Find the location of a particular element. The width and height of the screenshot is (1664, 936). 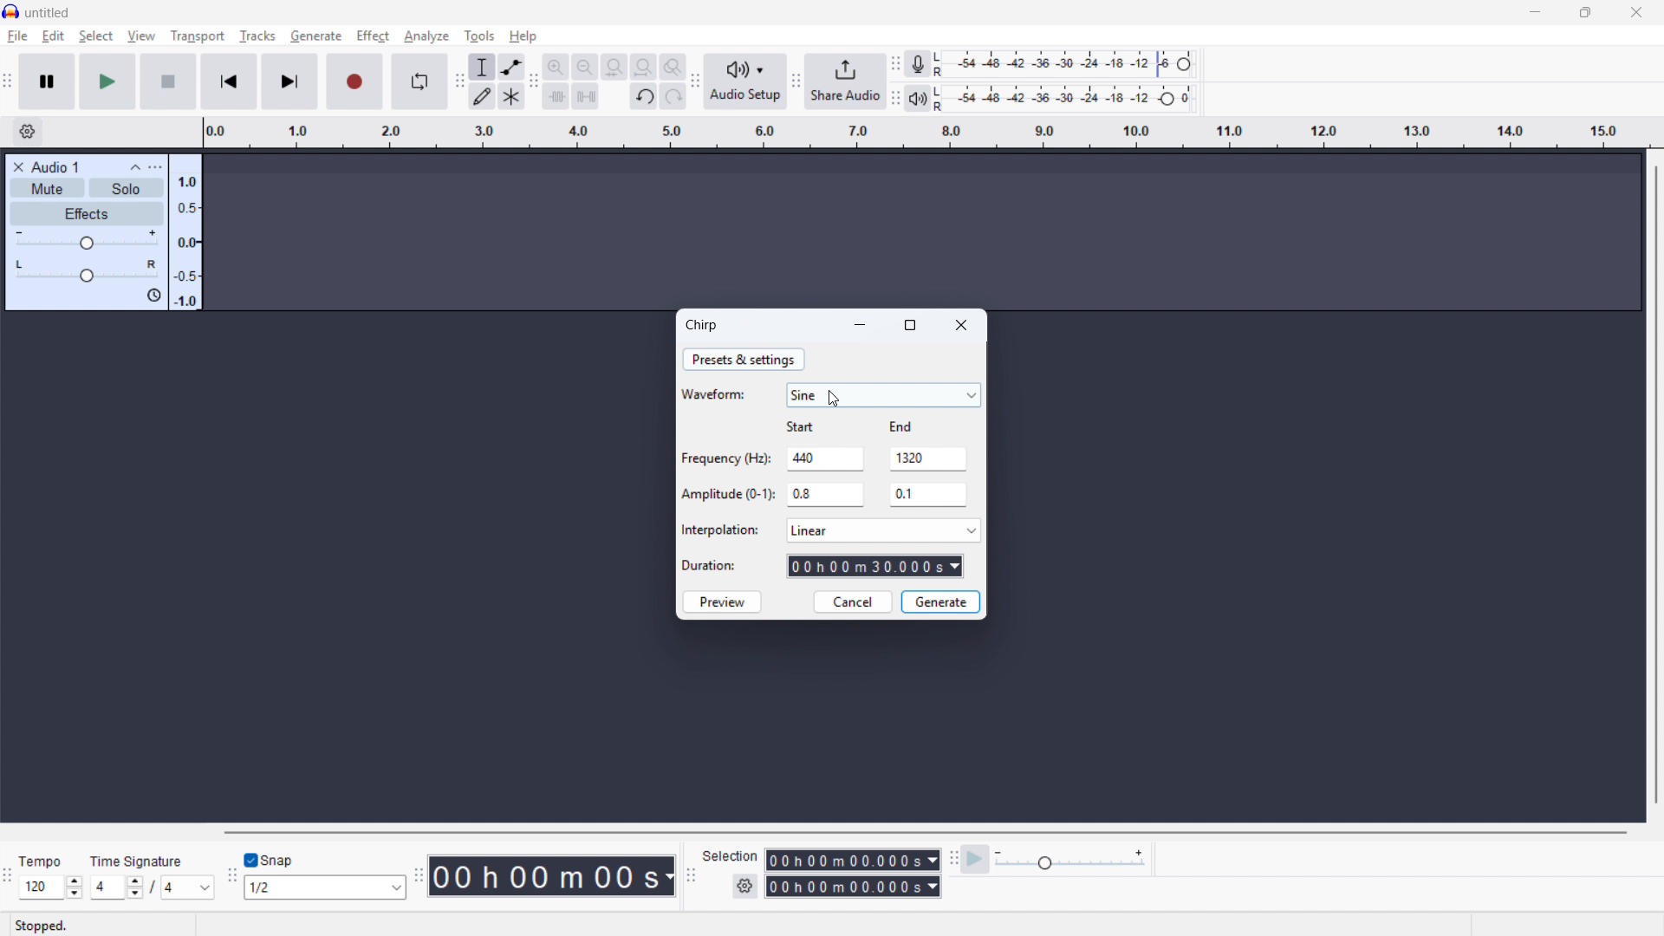

Selection tool is located at coordinates (482, 66).